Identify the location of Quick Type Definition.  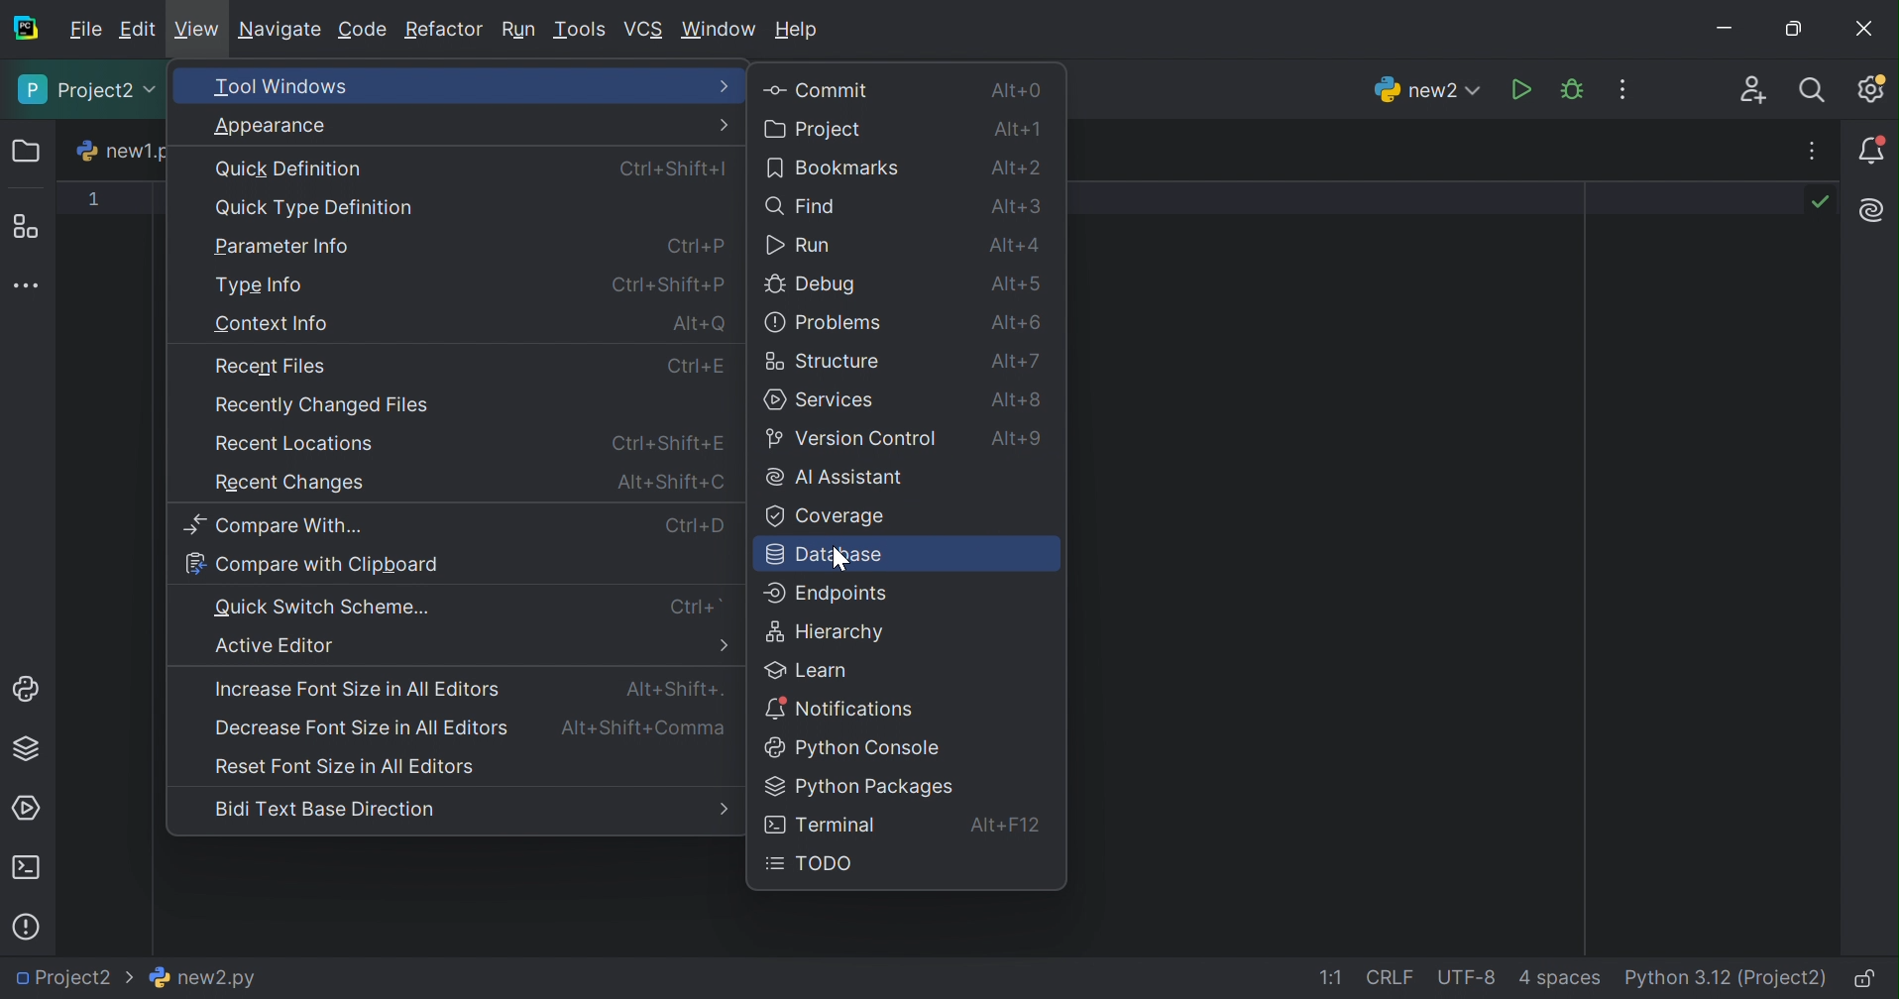
(316, 210).